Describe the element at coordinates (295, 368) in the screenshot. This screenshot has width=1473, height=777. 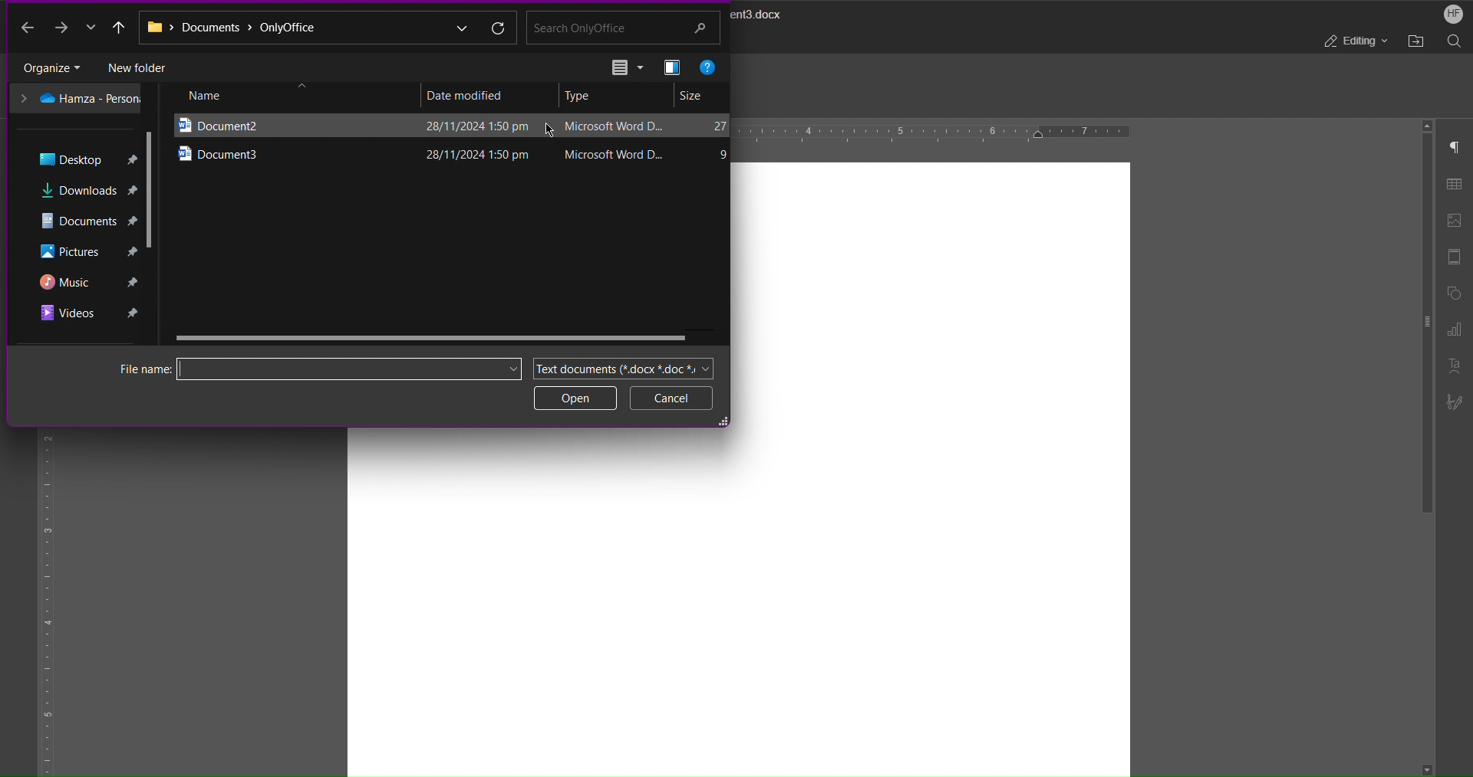
I see `File name` at that location.